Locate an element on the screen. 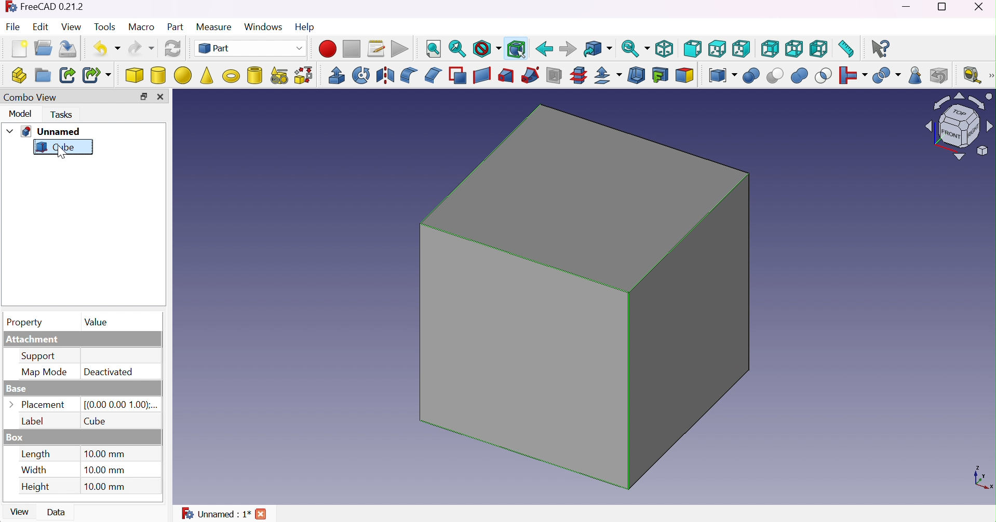 Image resolution: width=996 pixels, height=522 pixels. Shape builder is located at coordinates (304, 75).